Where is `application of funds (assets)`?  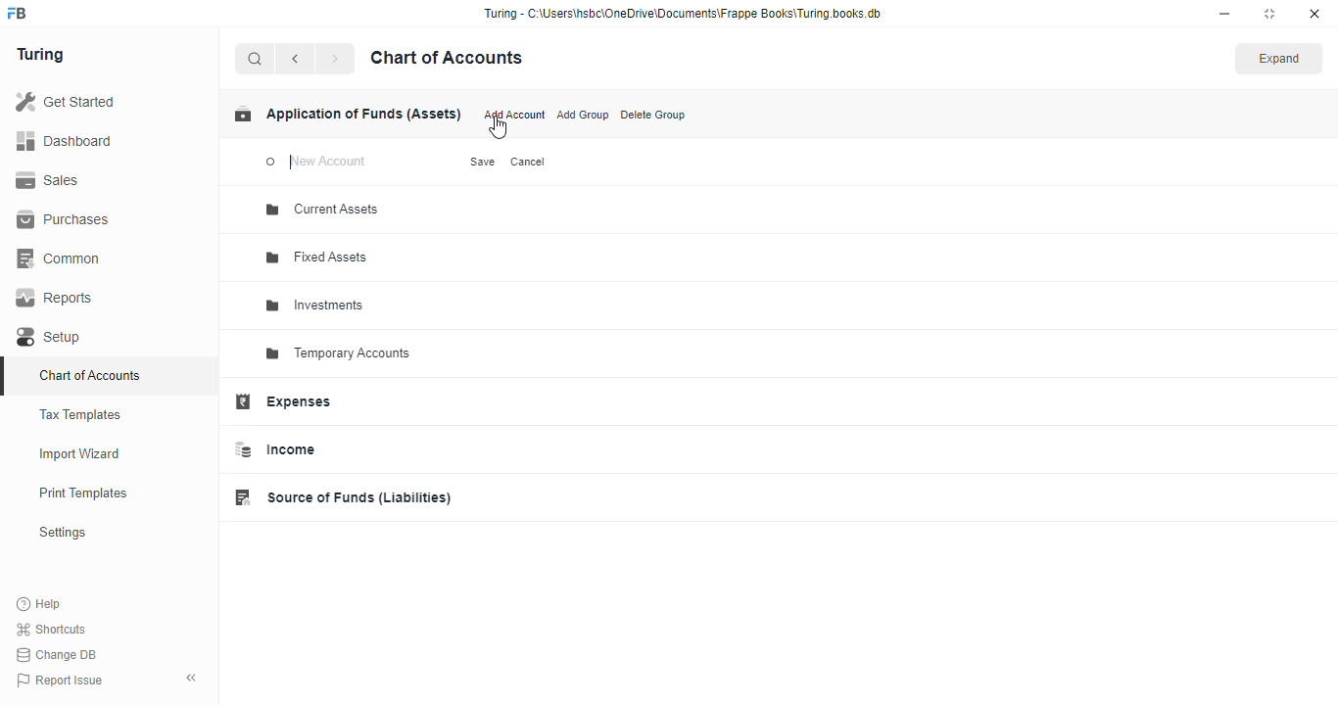 application of funds (assets) is located at coordinates (348, 114).